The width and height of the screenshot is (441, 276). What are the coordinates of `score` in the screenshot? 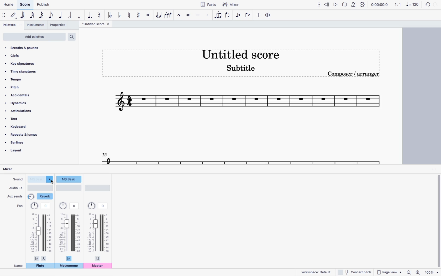 It's located at (25, 5).